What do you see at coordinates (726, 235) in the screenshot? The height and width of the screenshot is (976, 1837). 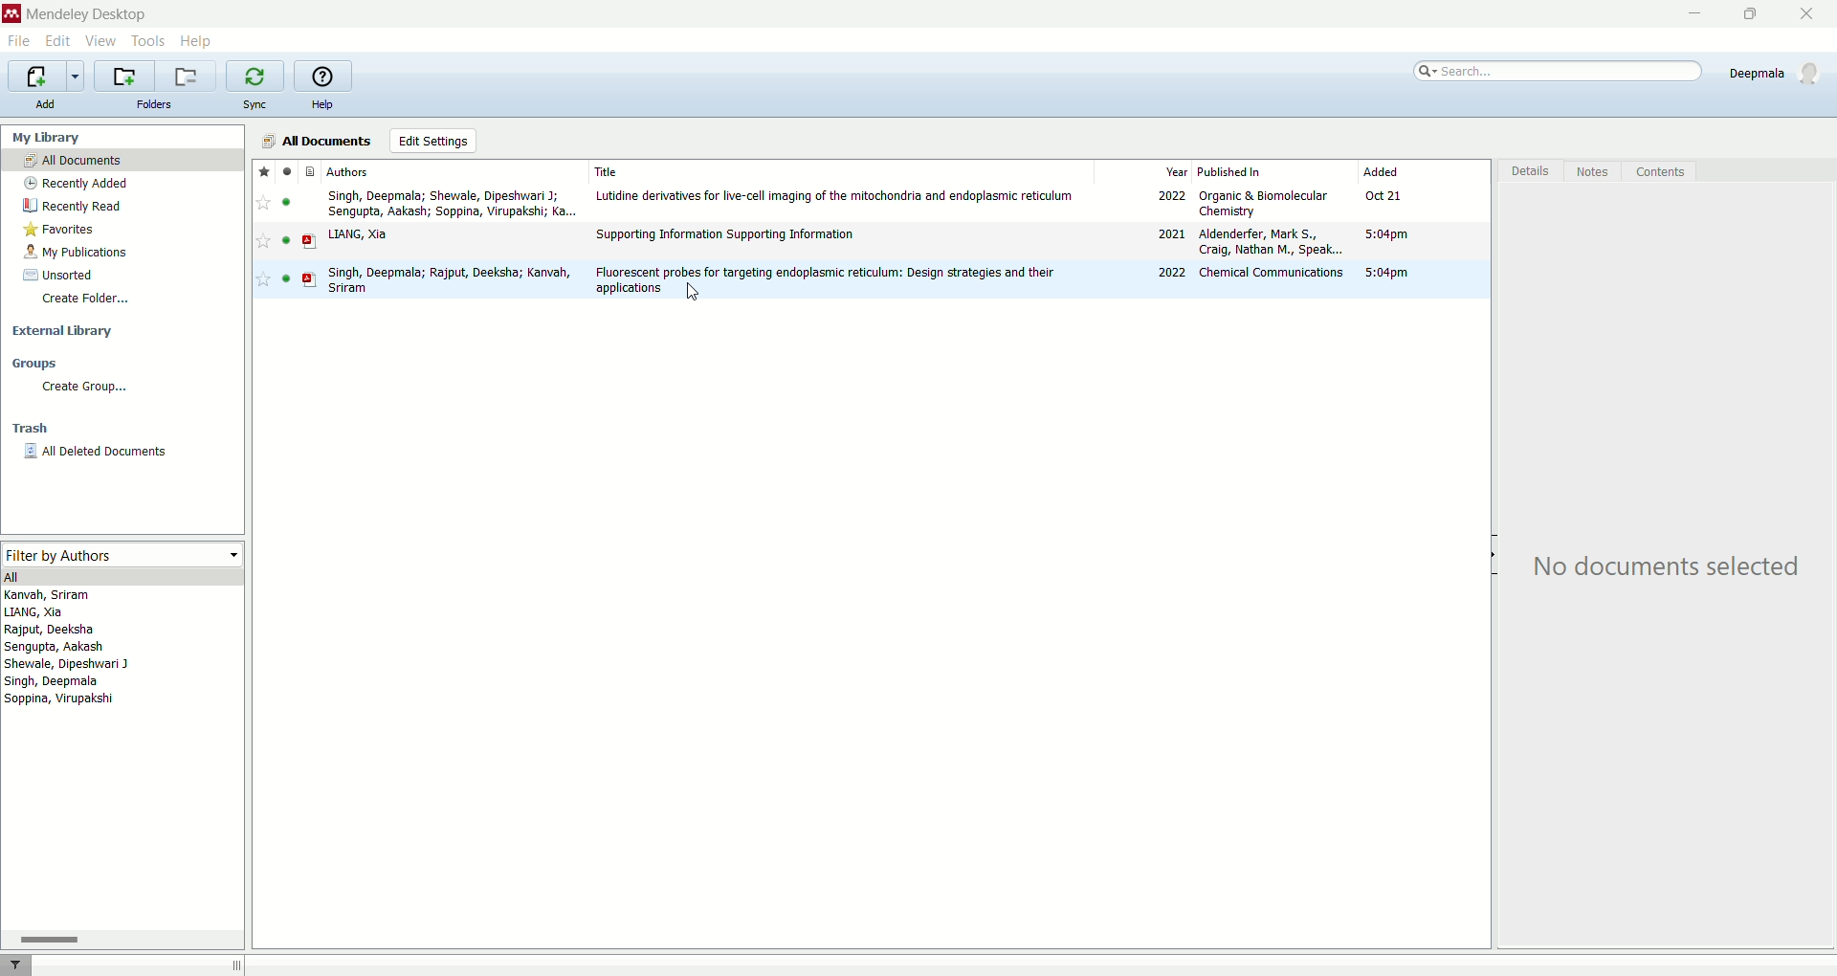 I see `Supporting Information Supporting Information` at bounding box center [726, 235].